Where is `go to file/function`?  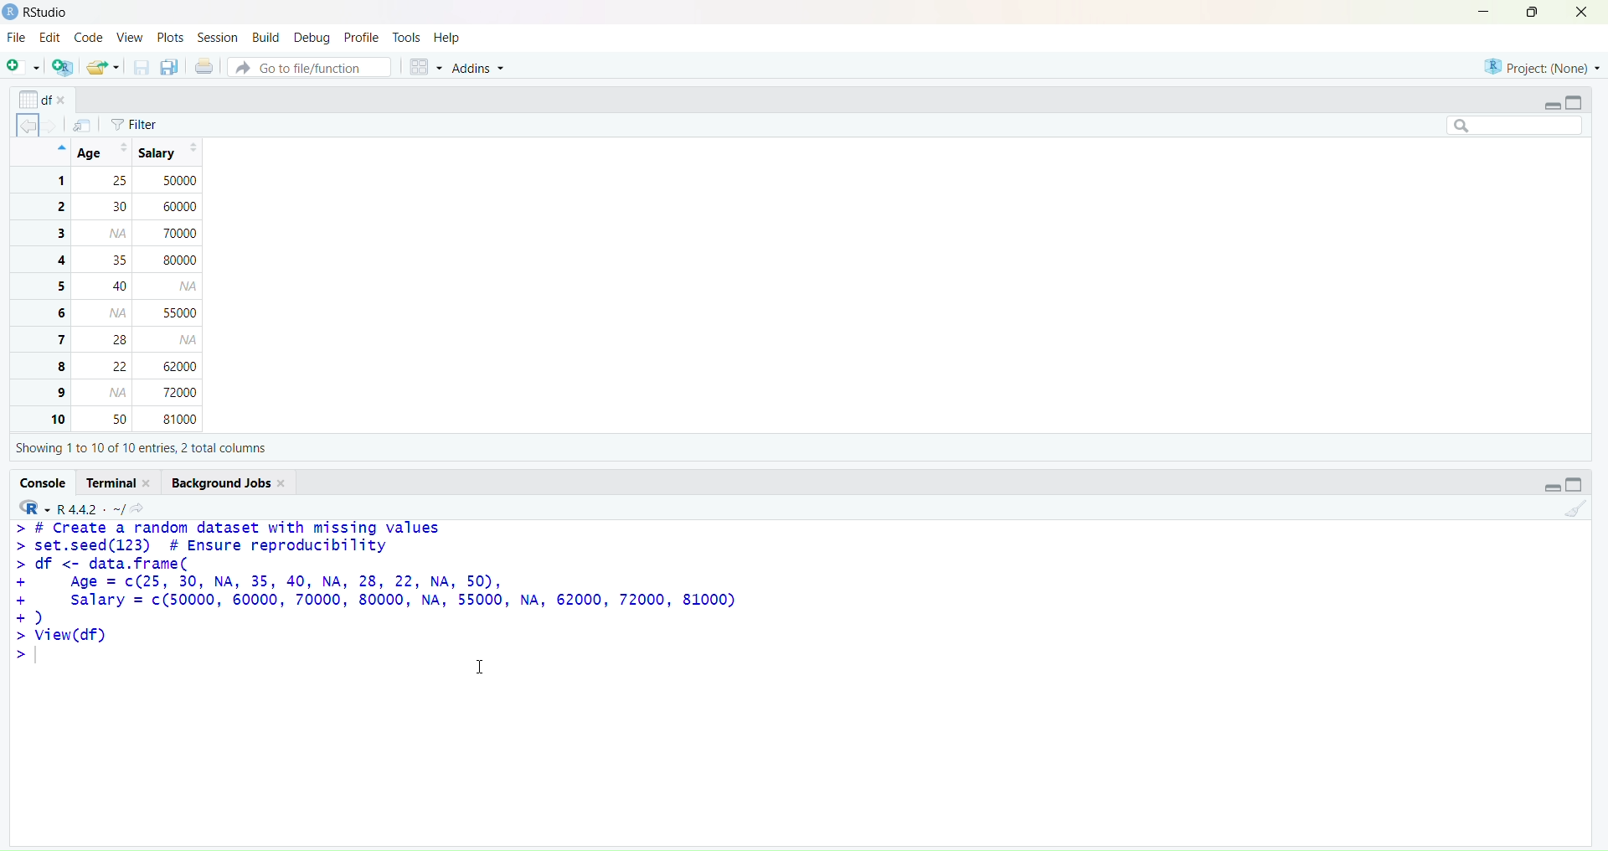
go to file/function is located at coordinates (308, 68).